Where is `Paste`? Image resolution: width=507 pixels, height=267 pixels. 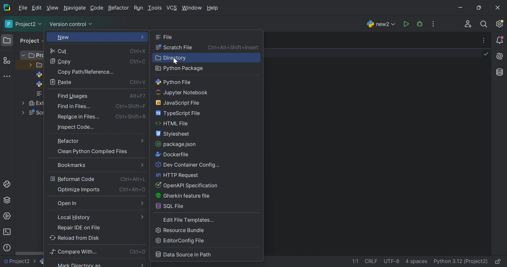
Paste is located at coordinates (62, 82).